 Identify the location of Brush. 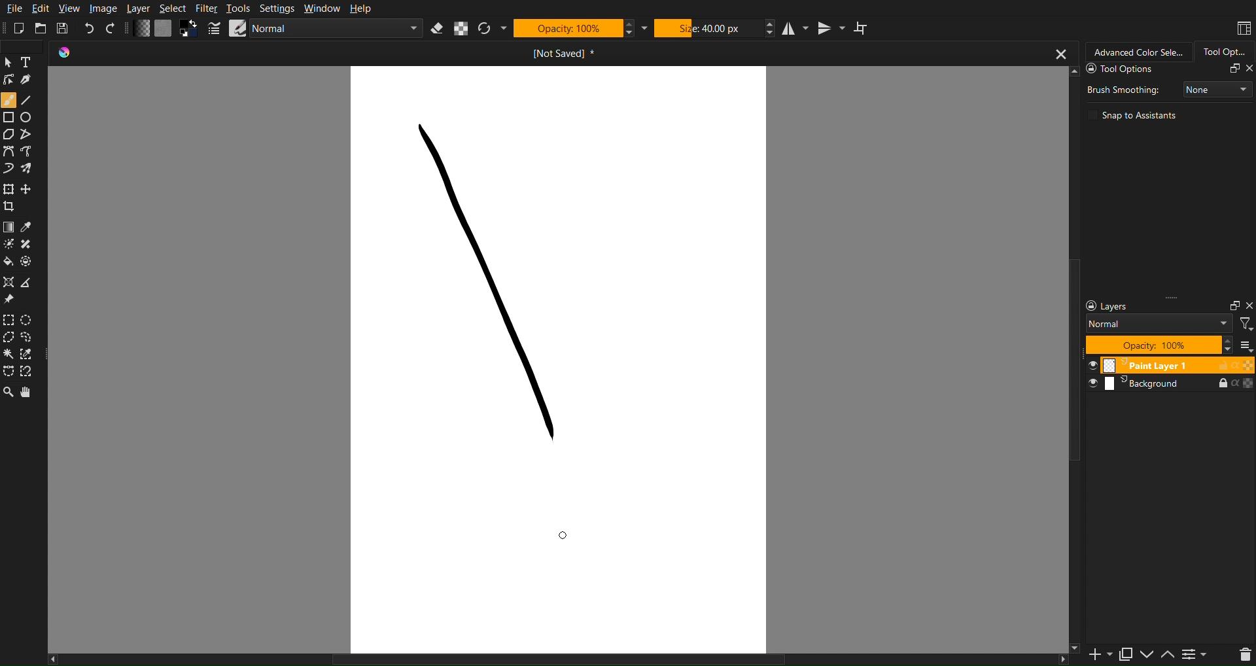
(9, 99).